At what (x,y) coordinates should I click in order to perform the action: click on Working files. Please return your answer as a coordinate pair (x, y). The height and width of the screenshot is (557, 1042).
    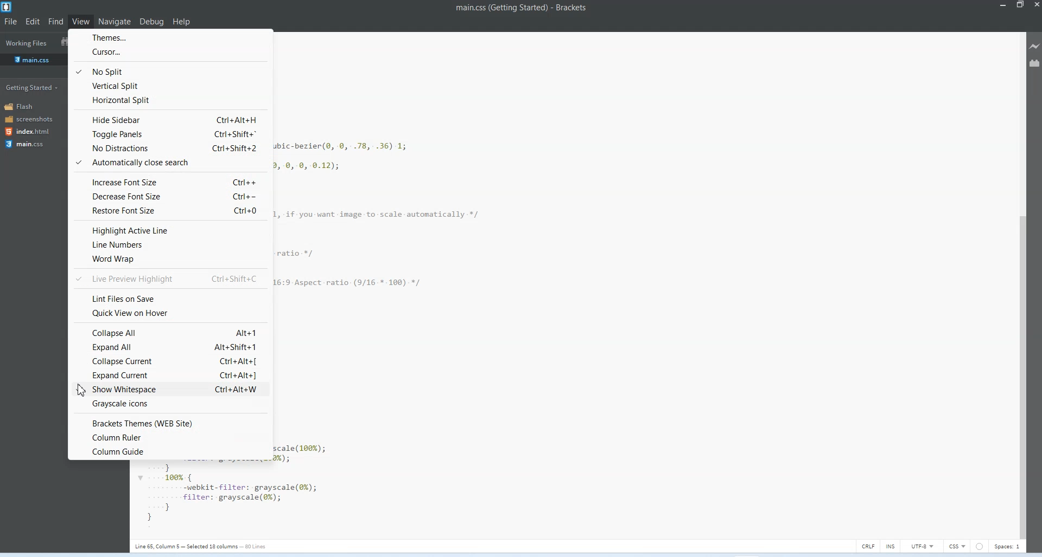
    Looking at the image, I should click on (27, 43).